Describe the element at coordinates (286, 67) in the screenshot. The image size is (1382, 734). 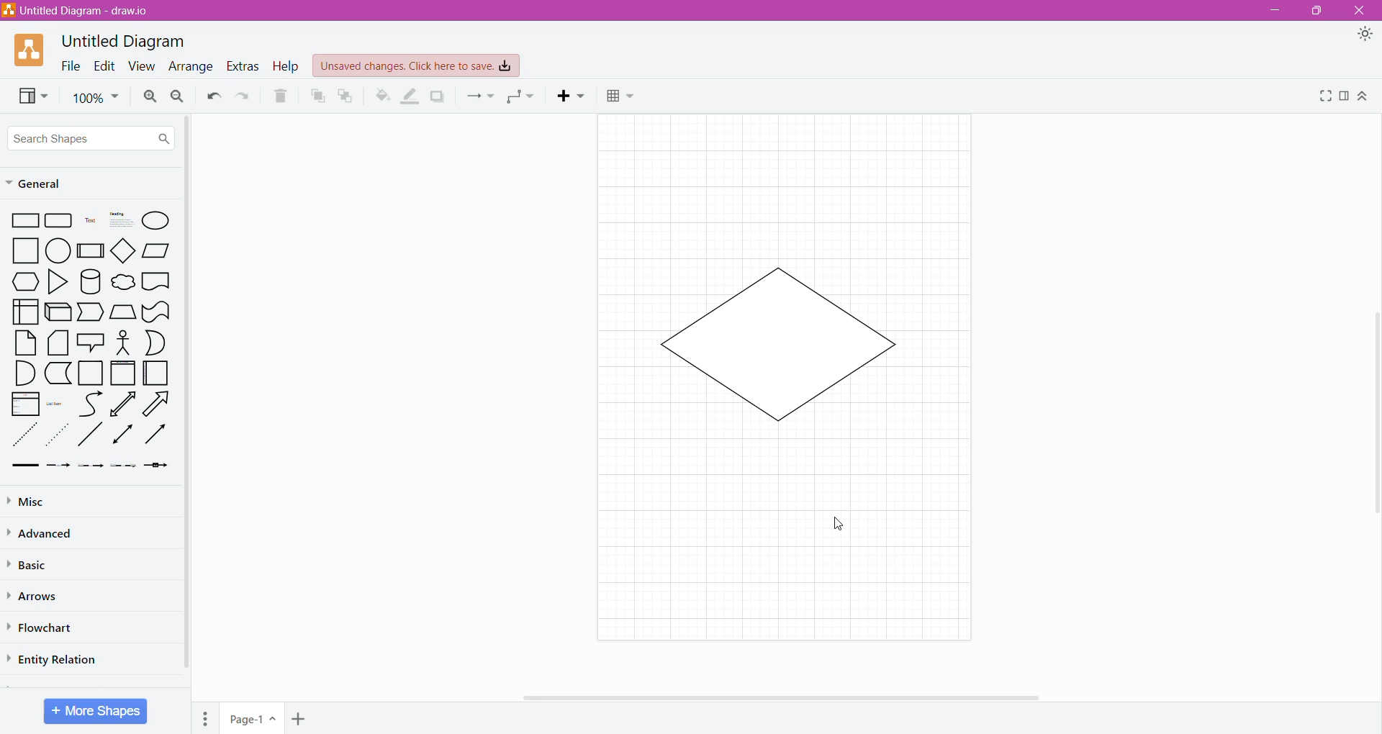
I see `Help` at that location.